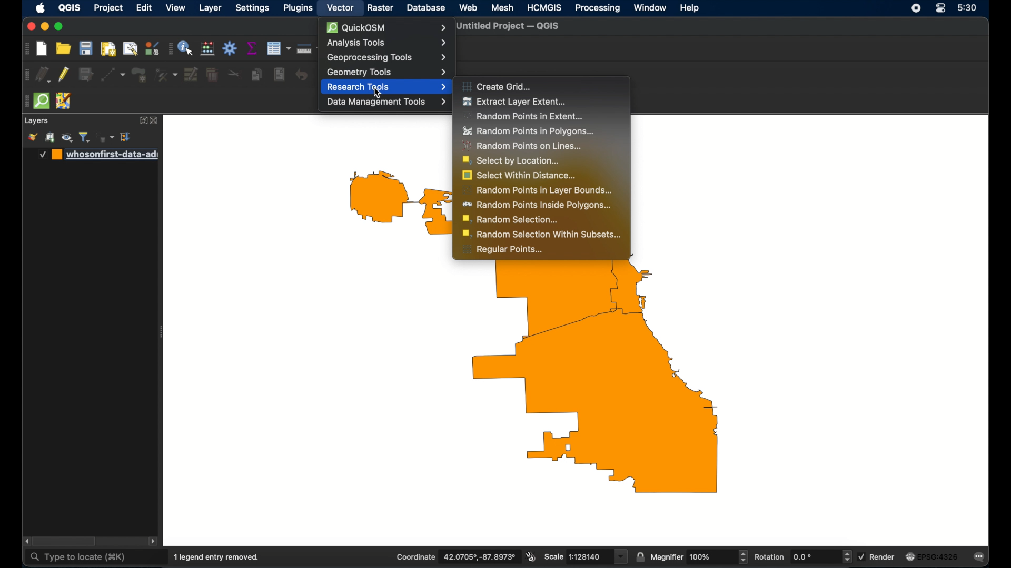  Describe the element at coordinates (30, 27) in the screenshot. I see `close` at that location.